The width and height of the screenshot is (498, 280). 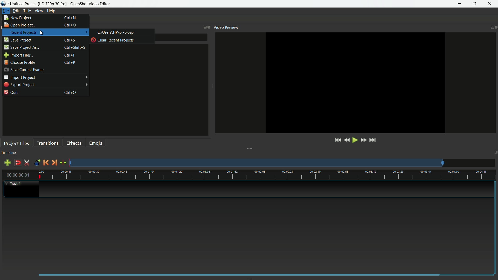 I want to click on jump to end, so click(x=373, y=141).